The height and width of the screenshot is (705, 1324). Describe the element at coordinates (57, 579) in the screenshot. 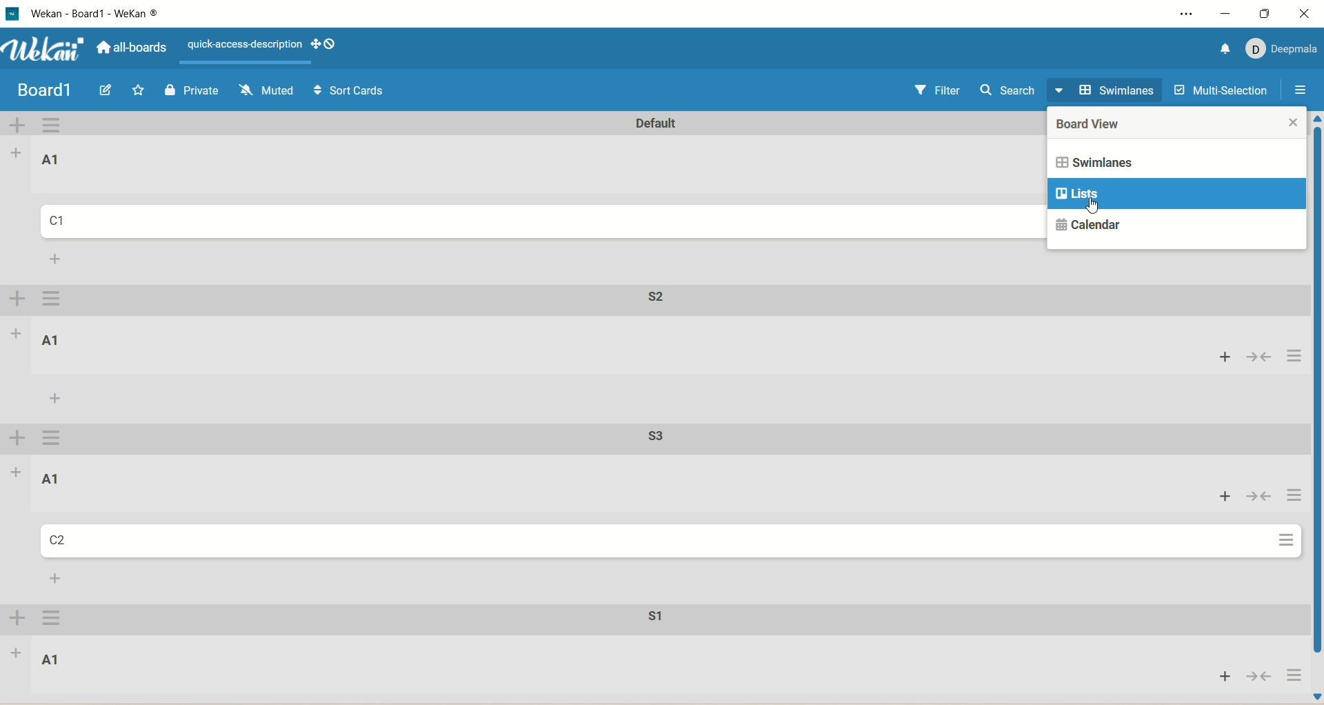

I see `add` at that location.